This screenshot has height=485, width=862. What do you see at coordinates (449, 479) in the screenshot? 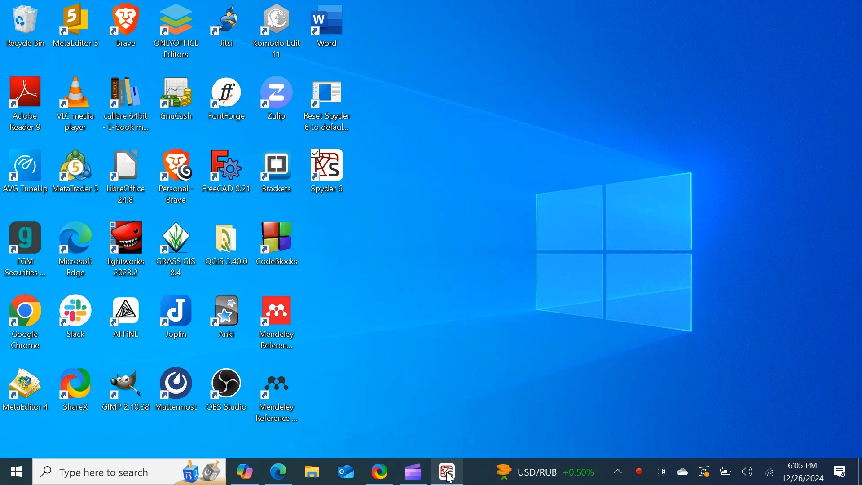
I see `Cursor` at bounding box center [449, 479].